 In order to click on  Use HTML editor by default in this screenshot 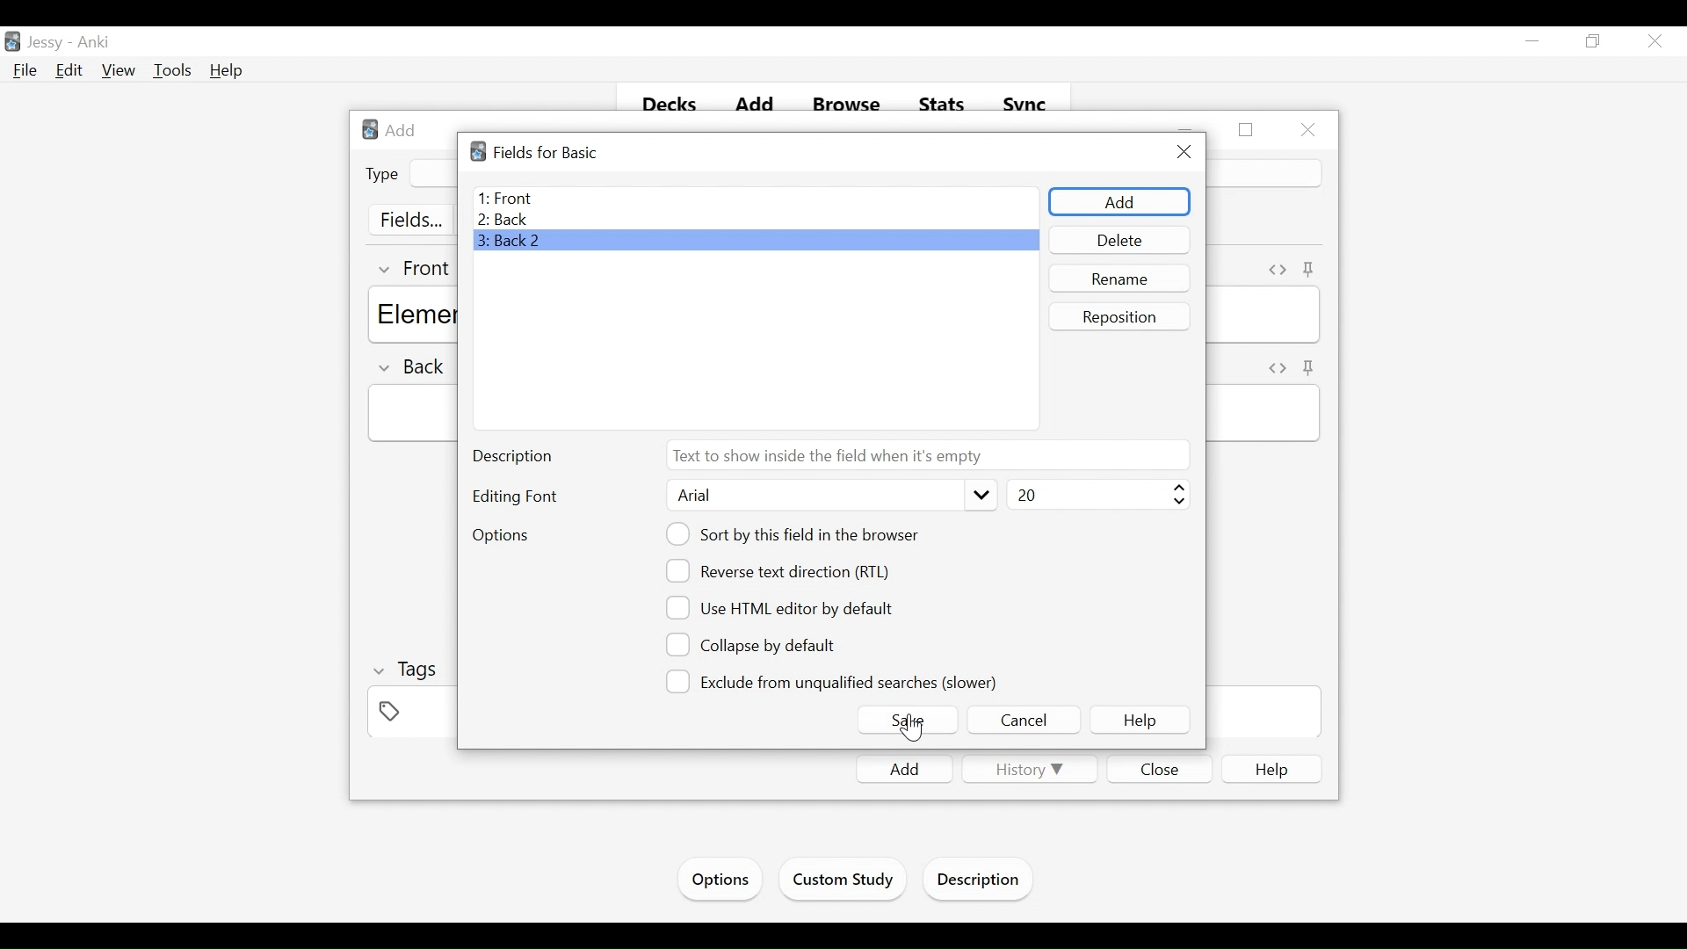, I will do `click(781, 608)`.